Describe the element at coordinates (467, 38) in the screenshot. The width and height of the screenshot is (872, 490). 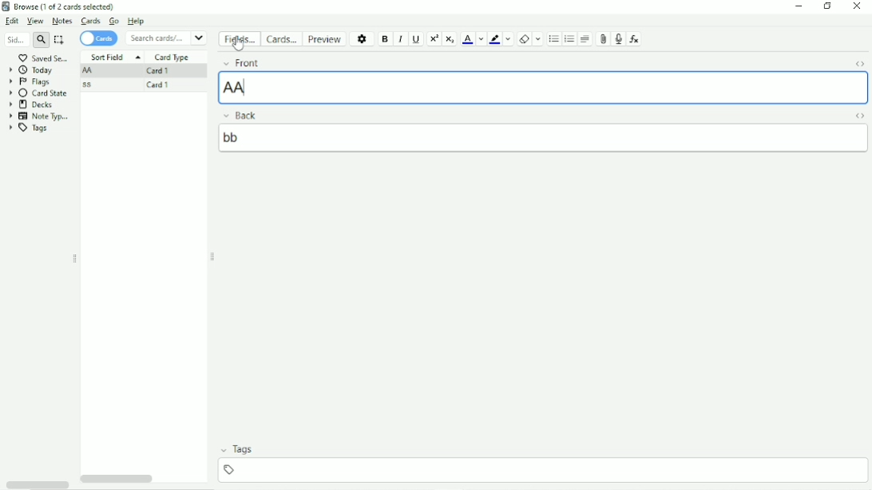
I see `Text color` at that location.